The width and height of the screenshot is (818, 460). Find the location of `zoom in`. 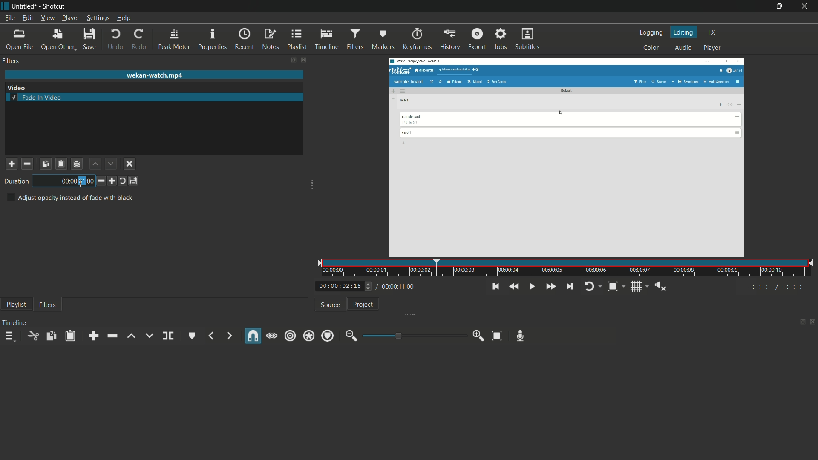

zoom in is located at coordinates (478, 336).